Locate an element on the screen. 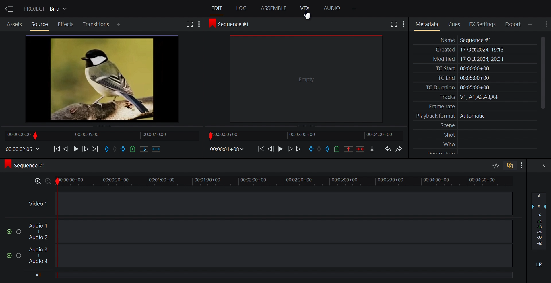 This screenshot has width=551, height=283. Metadata Panel is located at coordinates (466, 95).